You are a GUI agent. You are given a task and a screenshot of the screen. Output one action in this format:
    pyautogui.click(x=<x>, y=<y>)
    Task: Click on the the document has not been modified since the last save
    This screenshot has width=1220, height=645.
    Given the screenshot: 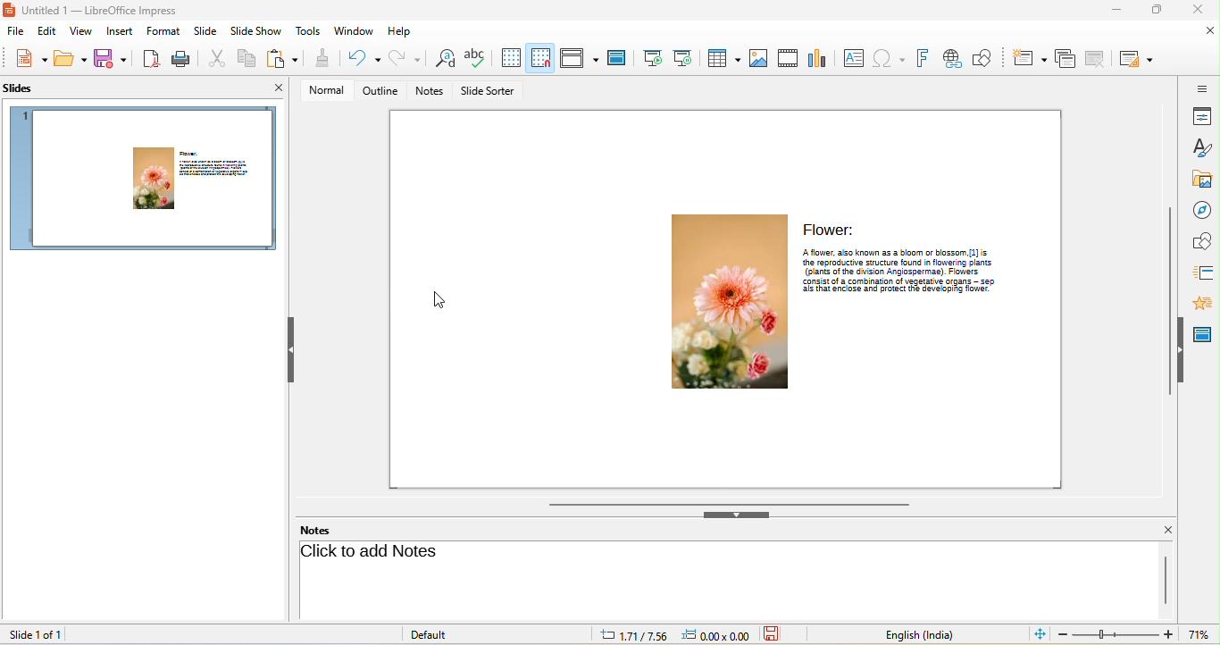 What is the action you would take?
    pyautogui.click(x=781, y=634)
    